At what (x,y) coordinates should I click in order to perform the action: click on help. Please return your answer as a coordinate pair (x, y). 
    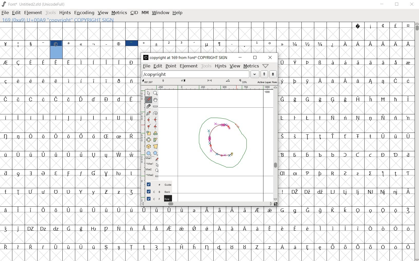
    Looking at the image, I should click on (177, 13).